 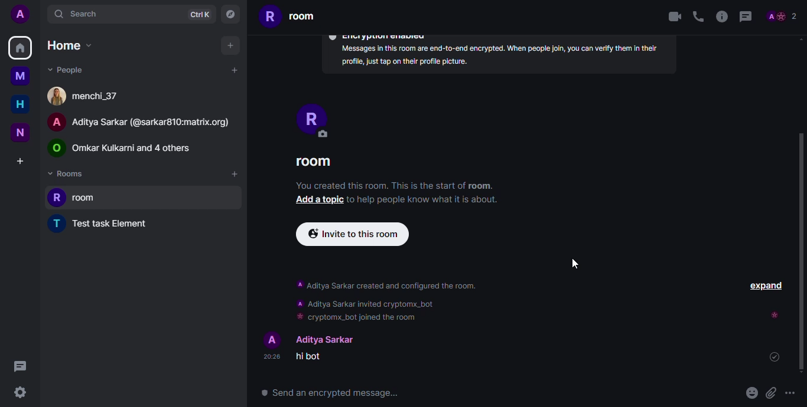 What do you see at coordinates (235, 70) in the screenshot?
I see `add` at bounding box center [235, 70].